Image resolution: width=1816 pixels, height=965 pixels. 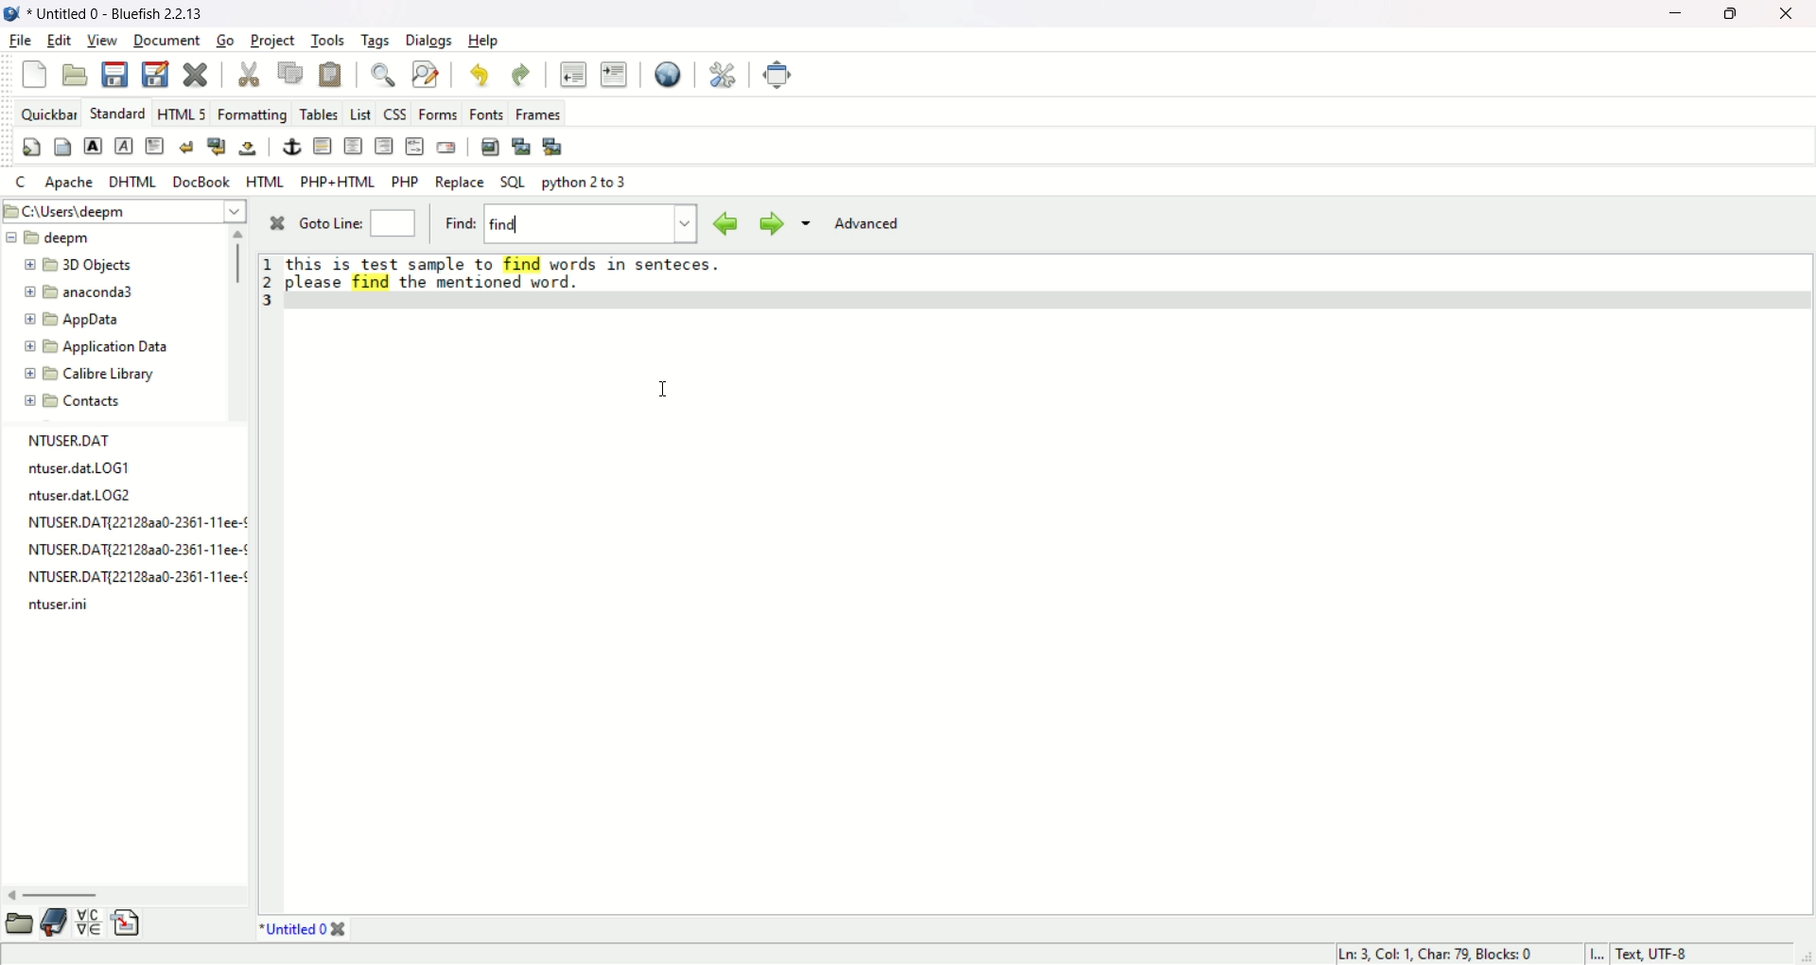 I want to click on tables, so click(x=319, y=112).